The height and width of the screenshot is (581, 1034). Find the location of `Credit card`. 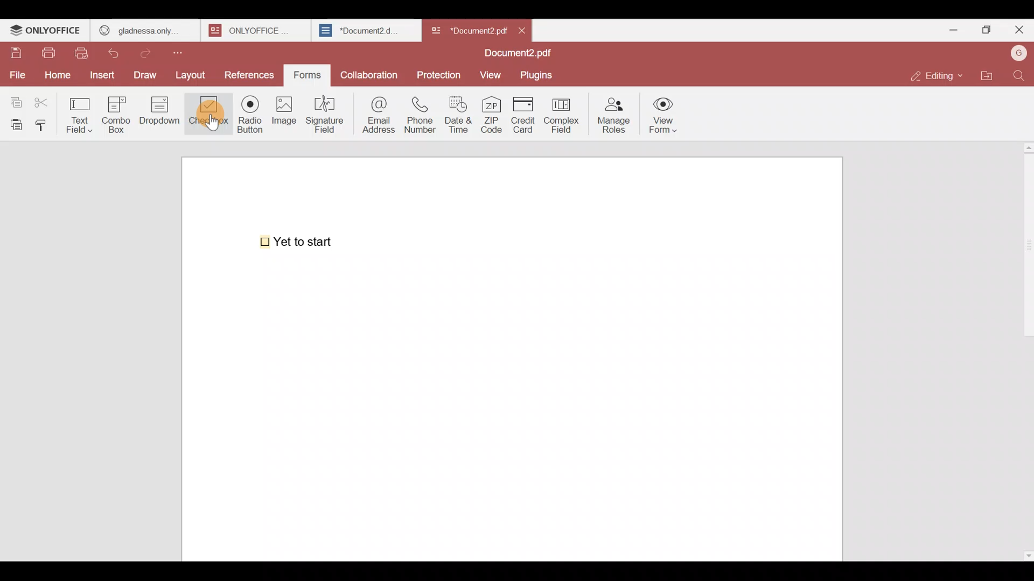

Credit card is located at coordinates (521, 116).